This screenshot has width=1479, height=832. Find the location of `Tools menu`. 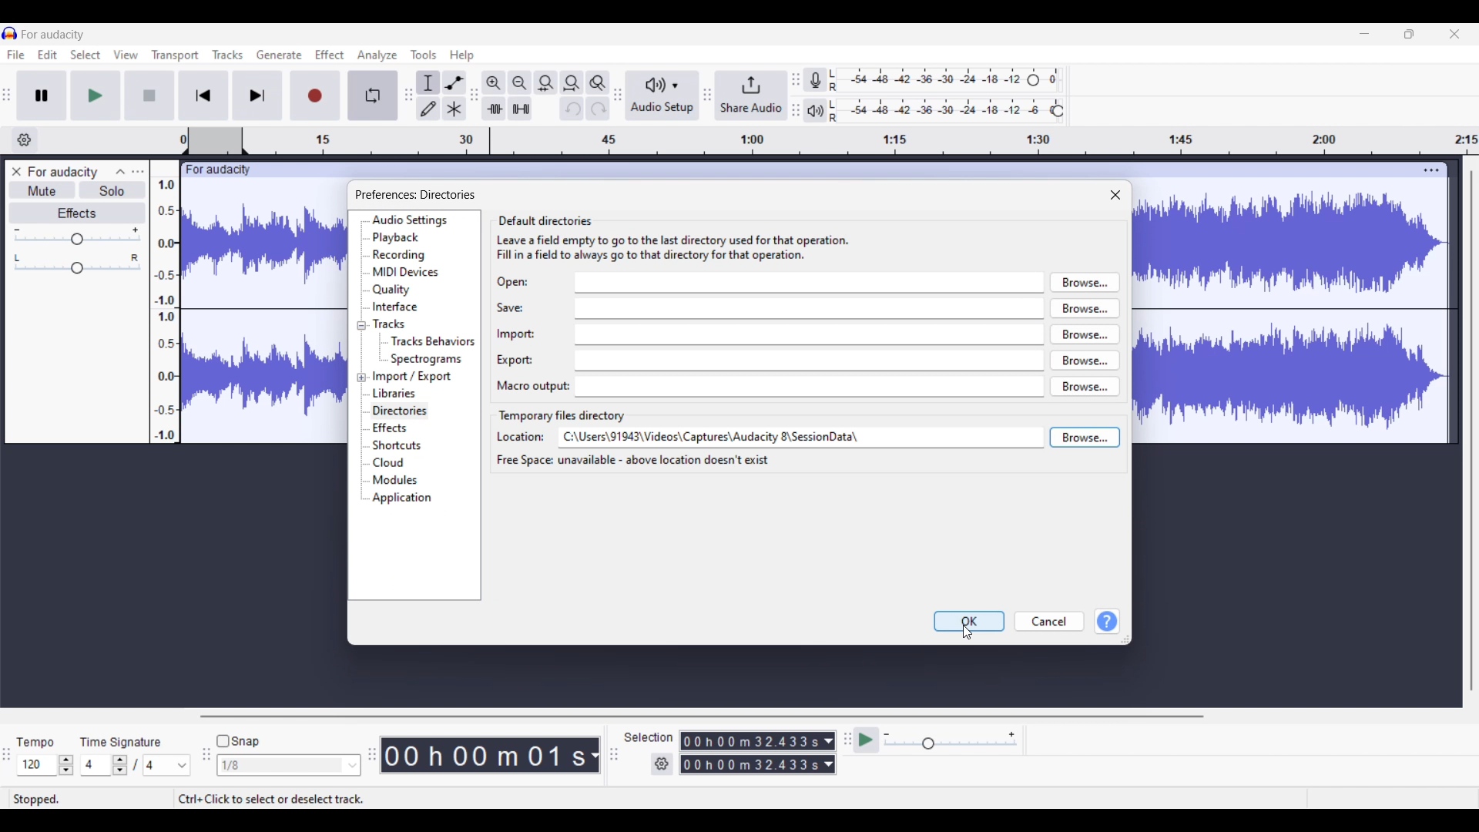

Tools menu is located at coordinates (424, 55).